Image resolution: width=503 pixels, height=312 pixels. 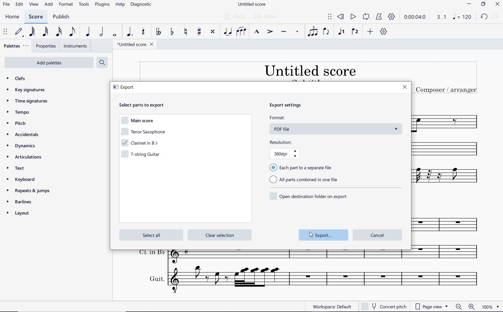 I want to click on TOGGLE DOUBLE-SHARP, so click(x=212, y=33).